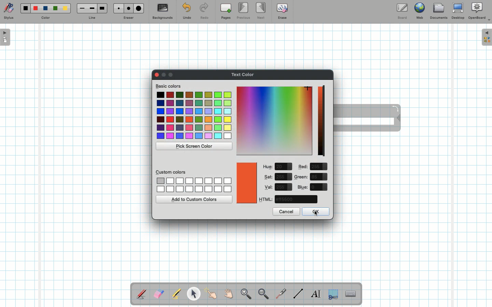  Describe the element at coordinates (55, 9) in the screenshot. I see `Green` at that location.